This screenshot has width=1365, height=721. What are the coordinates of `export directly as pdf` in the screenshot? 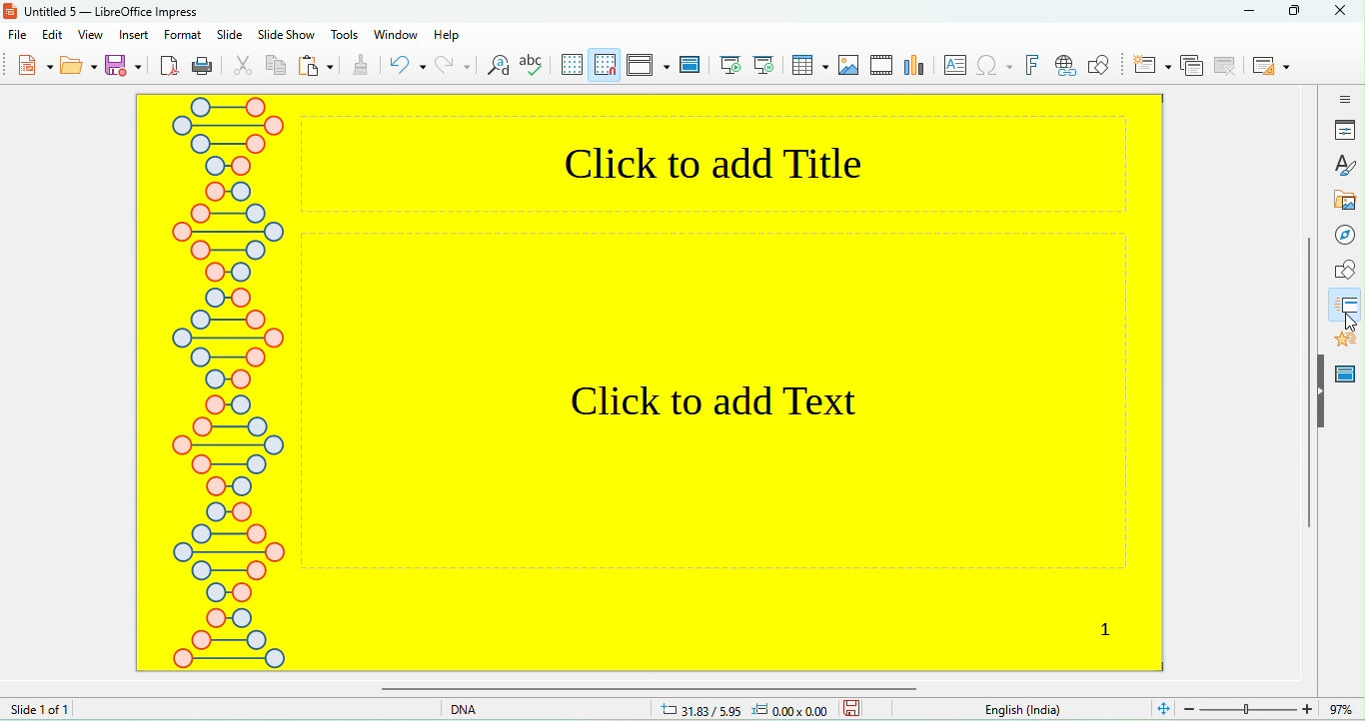 It's located at (170, 68).